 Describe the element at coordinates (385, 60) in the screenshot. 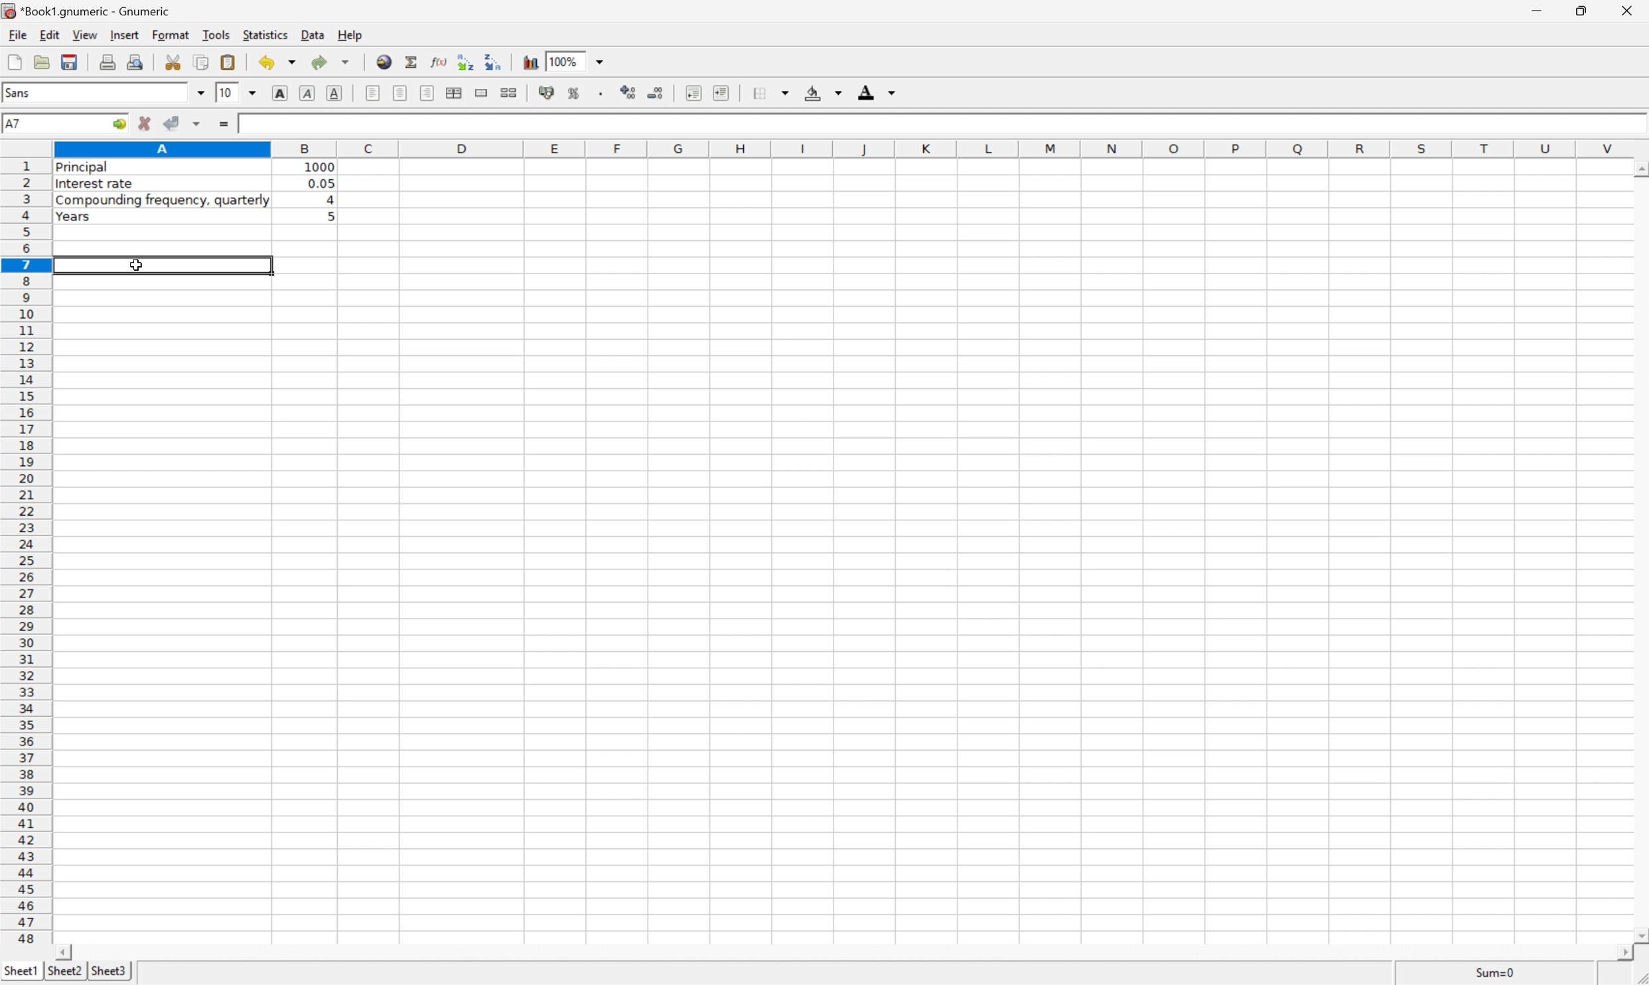

I see `insert hyperlink` at that location.